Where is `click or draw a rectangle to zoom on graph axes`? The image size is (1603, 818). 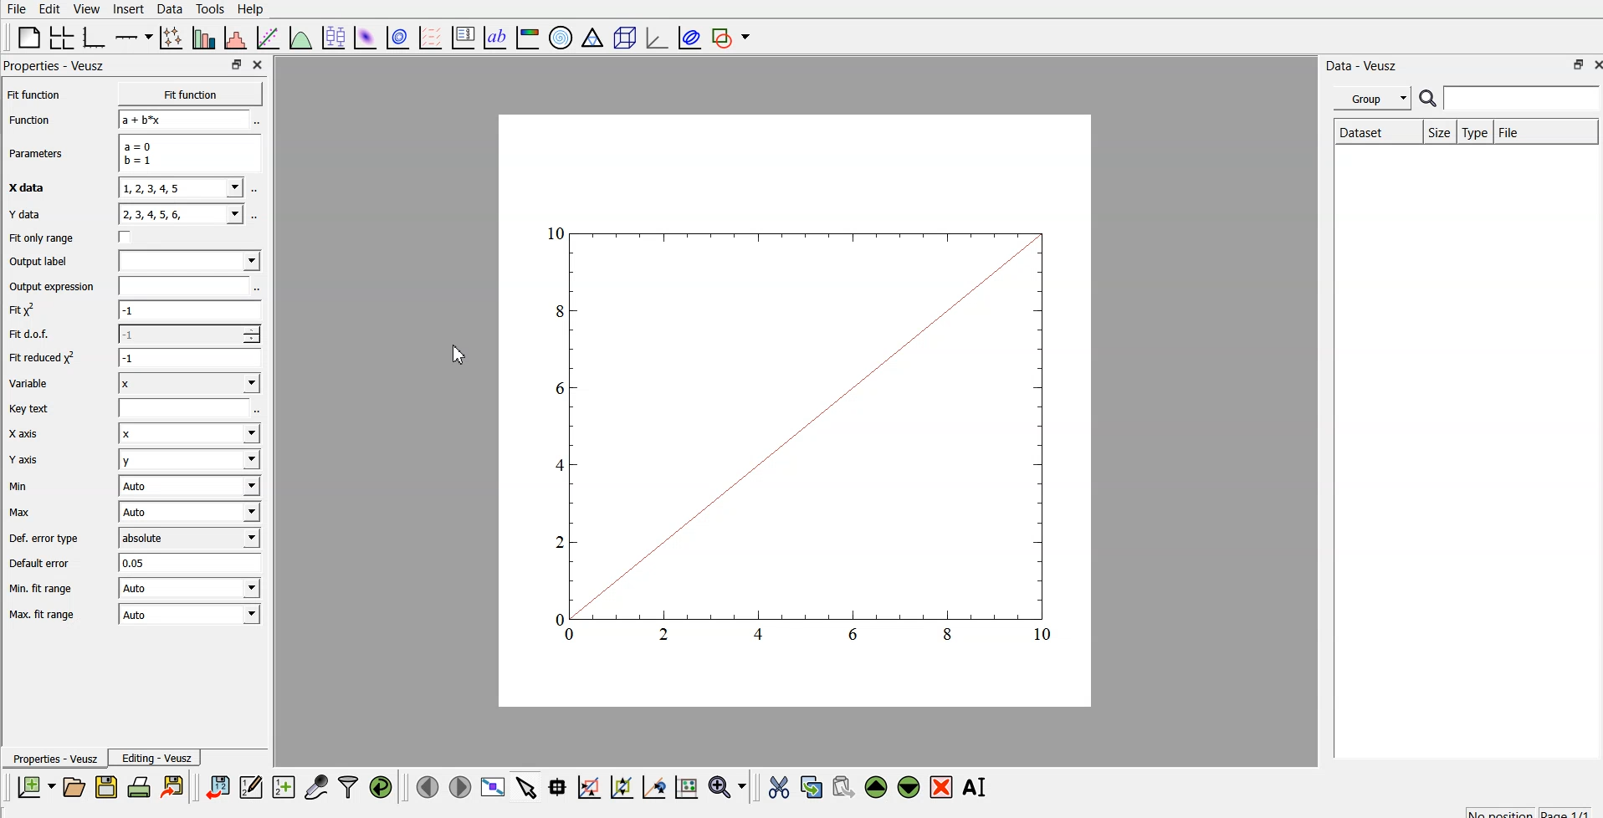 click or draw a rectangle to zoom on graph axes is located at coordinates (592, 789).